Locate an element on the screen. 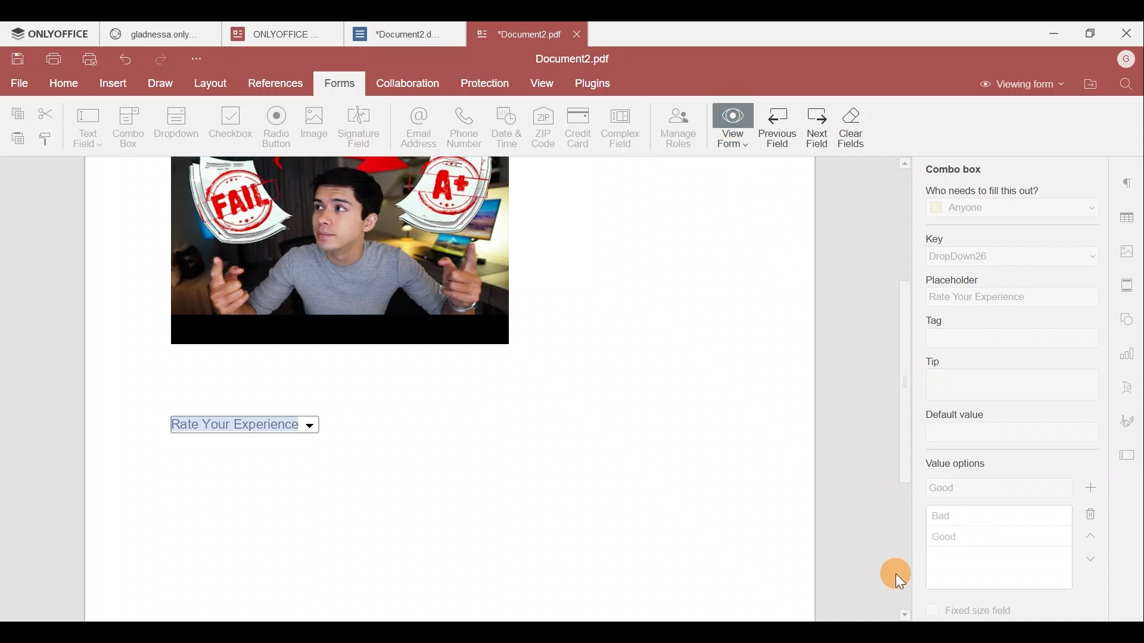  Copy style is located at coordinates (51, 139).